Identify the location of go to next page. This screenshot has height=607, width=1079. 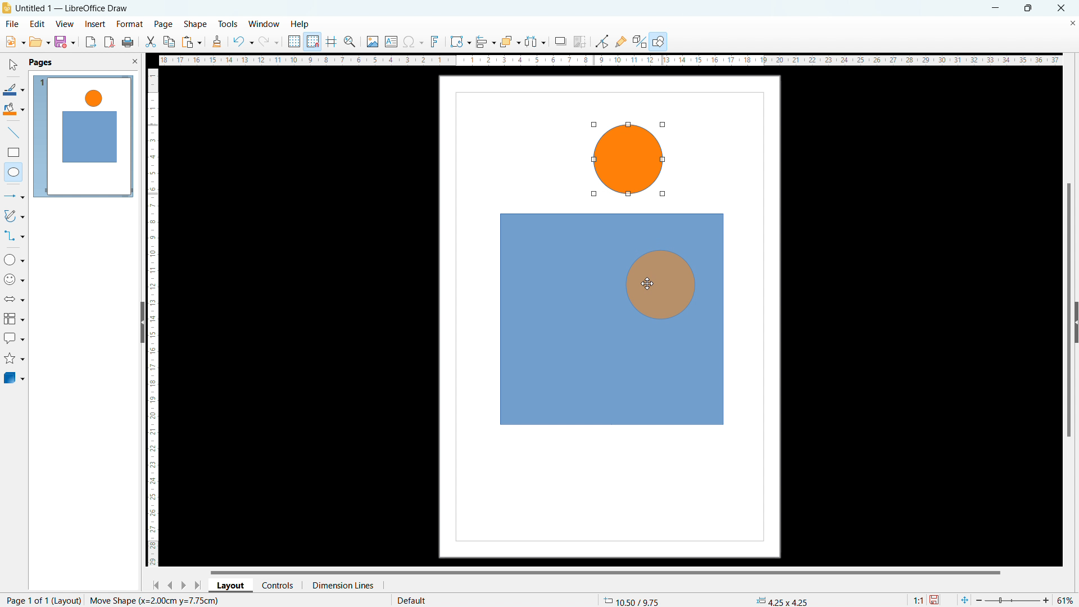
(183, 585).